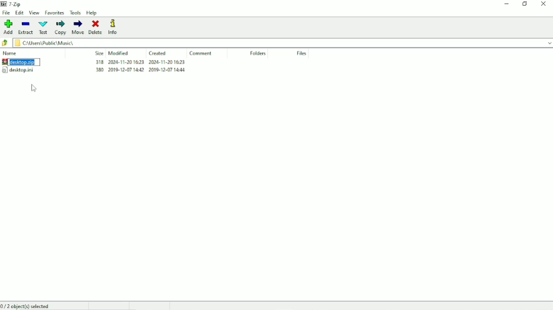  What do you see at coordinates (525, 4) in the screenshot?
I see `Restore down` at bounding box center [525, 4].